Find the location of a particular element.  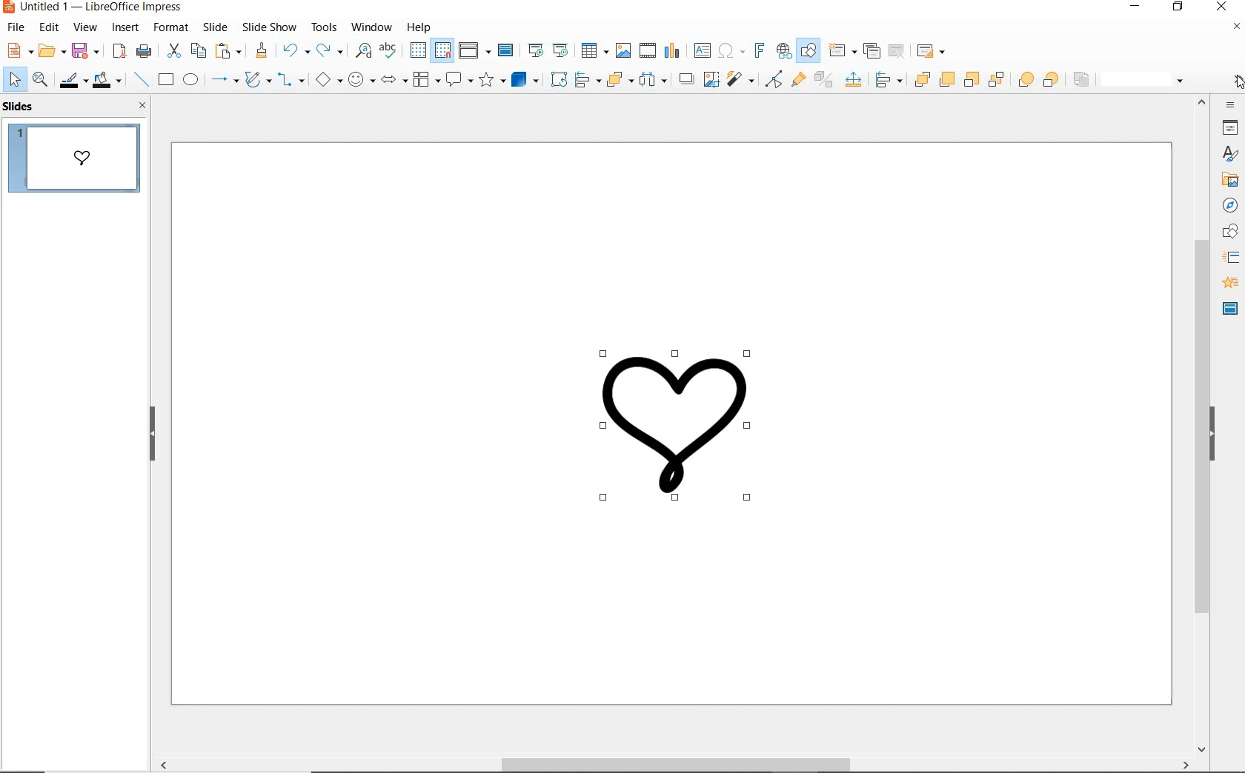

display views is located at coordinates (474, 51).